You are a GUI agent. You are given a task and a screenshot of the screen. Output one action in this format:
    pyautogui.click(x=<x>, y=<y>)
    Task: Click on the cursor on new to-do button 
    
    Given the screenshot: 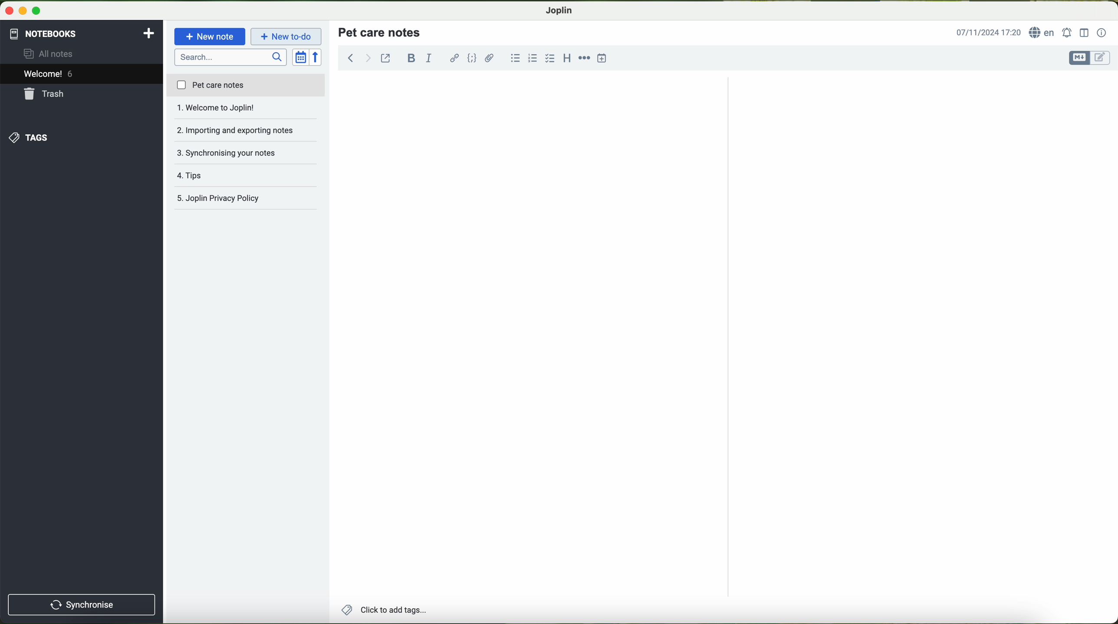 What is the action you would take?
    pyautogui.click(x=287, y=37)
    